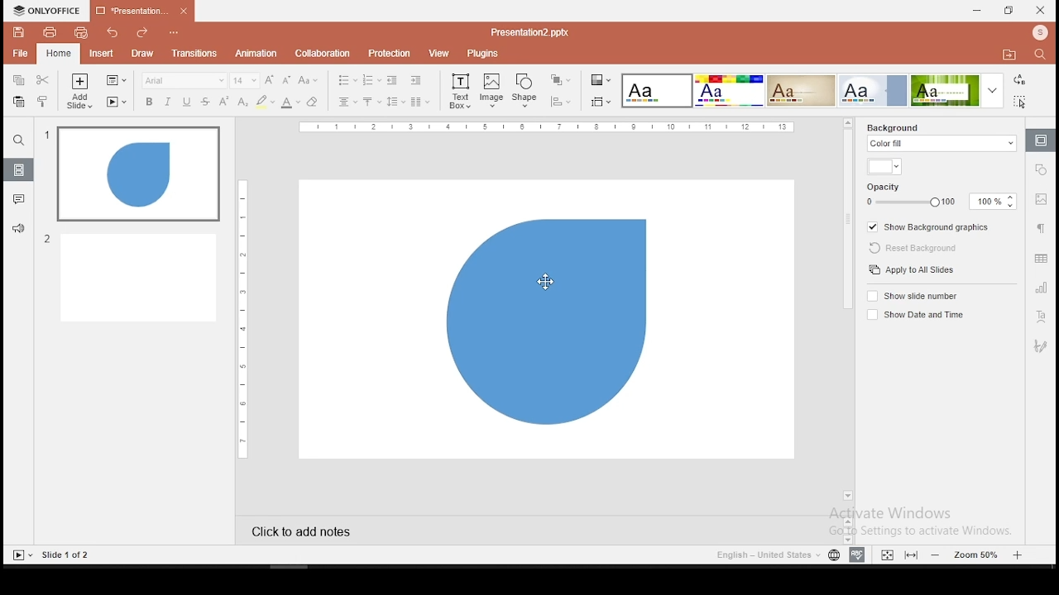 This screenshot has height=595, width=1059. I want to click on mouse pointer, so click(546, 281).